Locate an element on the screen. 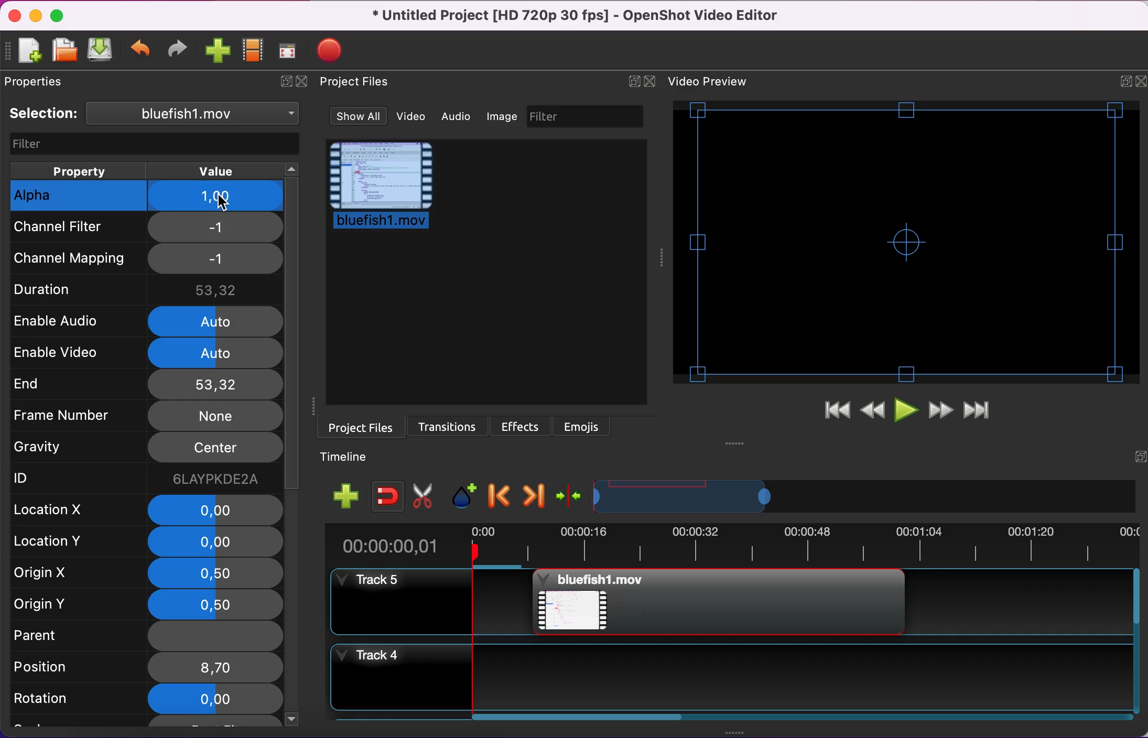 Image resolution: width=1148 pixels, height=738 pixels. minimize is located at coordinates (35, 16).